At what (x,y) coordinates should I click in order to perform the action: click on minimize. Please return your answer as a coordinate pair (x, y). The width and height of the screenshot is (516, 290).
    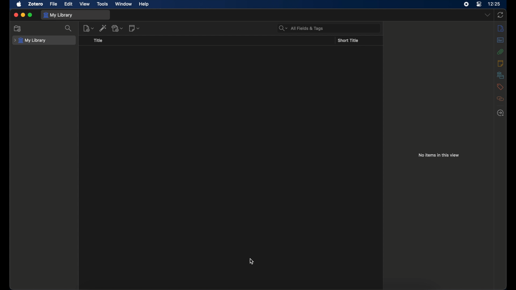
    Looking at the image, I should click on (23, 15).